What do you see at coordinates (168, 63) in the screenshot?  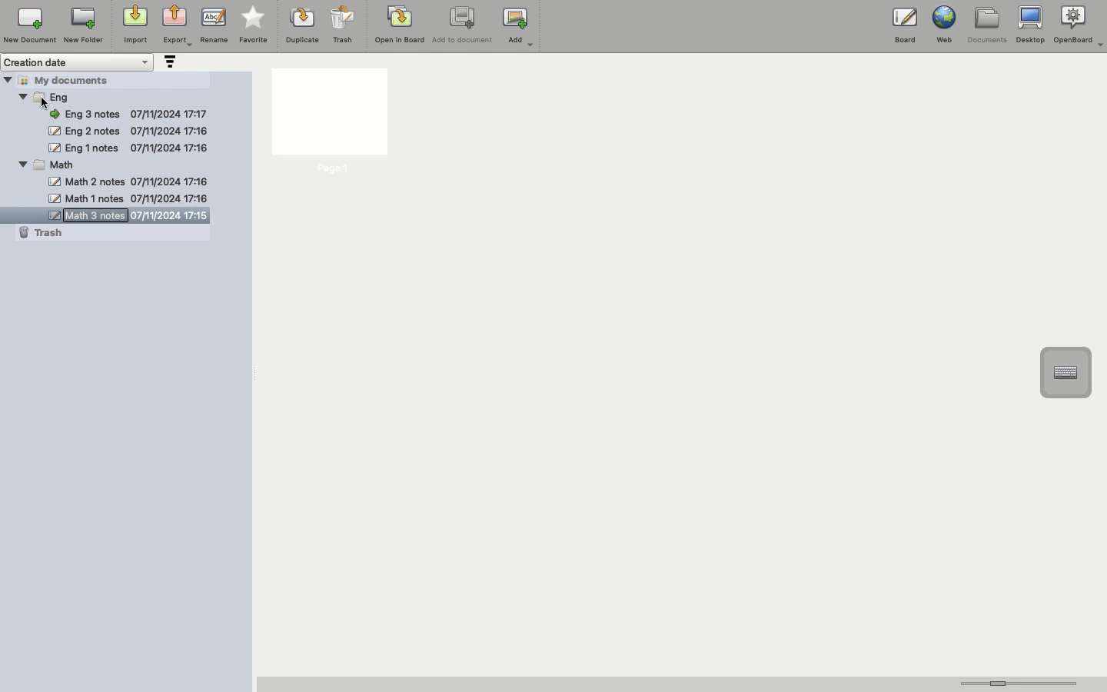 I see `Sort` at bounding box center [168, 63].